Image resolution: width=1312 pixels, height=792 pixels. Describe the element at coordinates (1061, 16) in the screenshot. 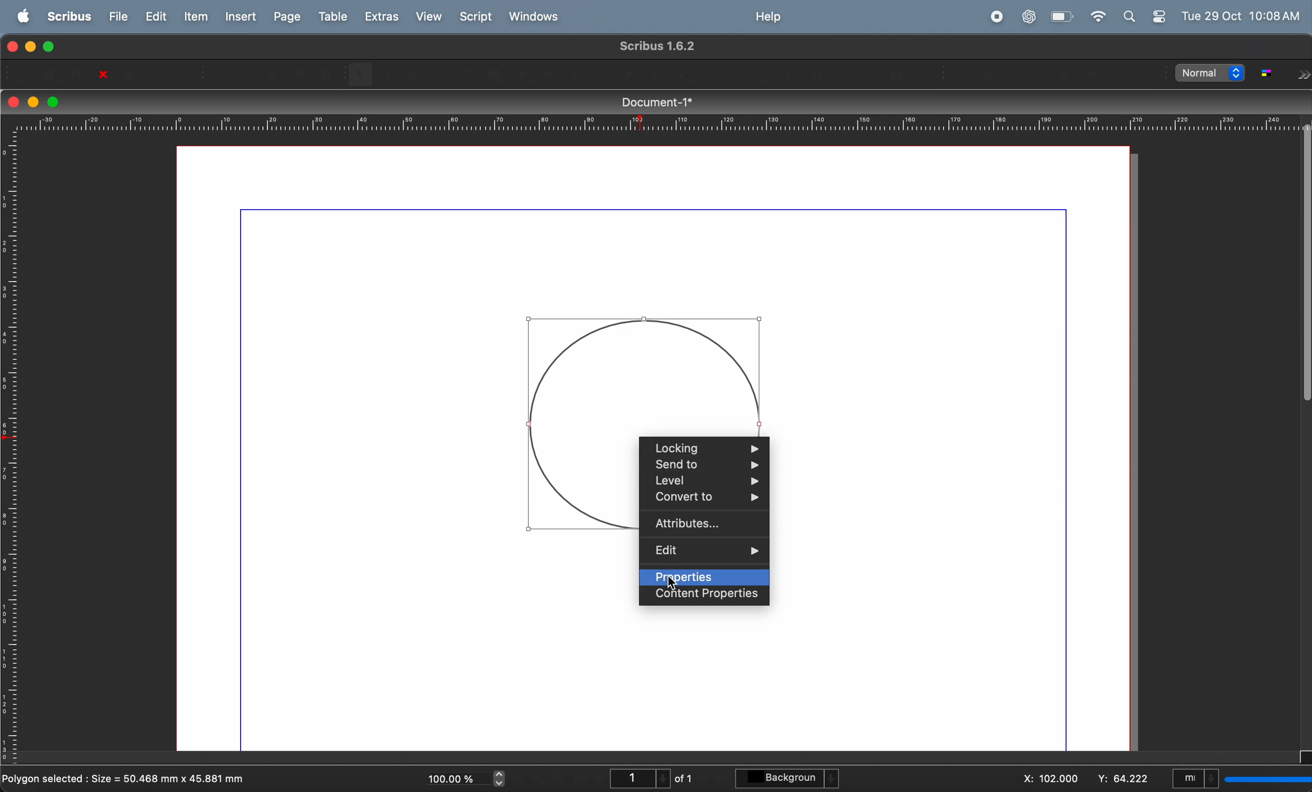

I see `battery` at that location.